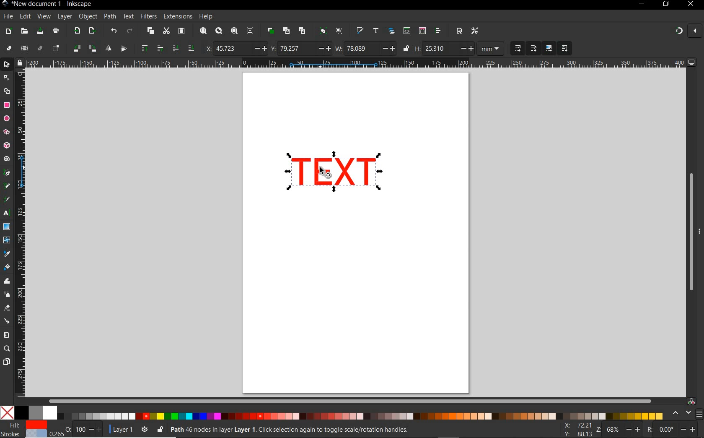  Describe the element at coordinates (7, 105) in the screenshot. I see `RECTANGLE TOOL` at that location.